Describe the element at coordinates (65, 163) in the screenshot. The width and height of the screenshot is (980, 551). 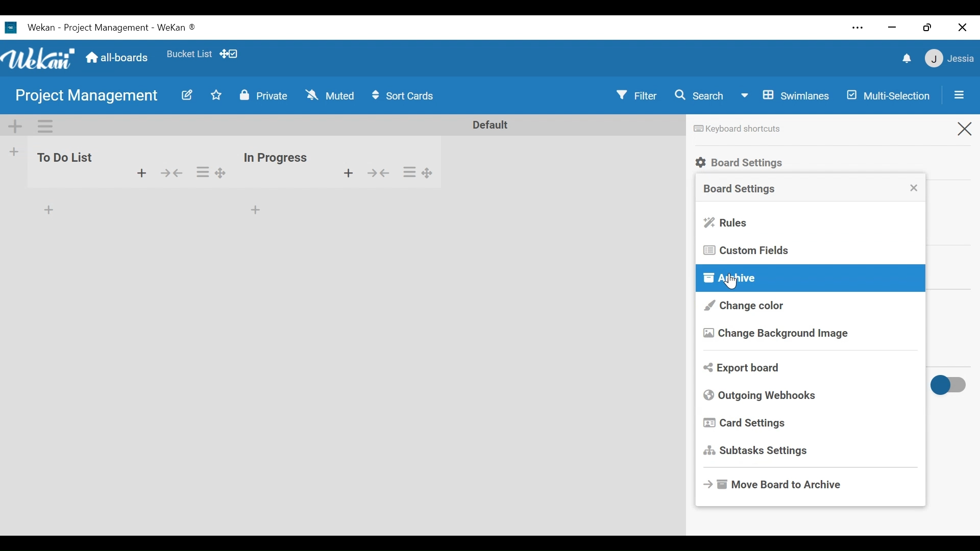
I see `to do list` at that location.